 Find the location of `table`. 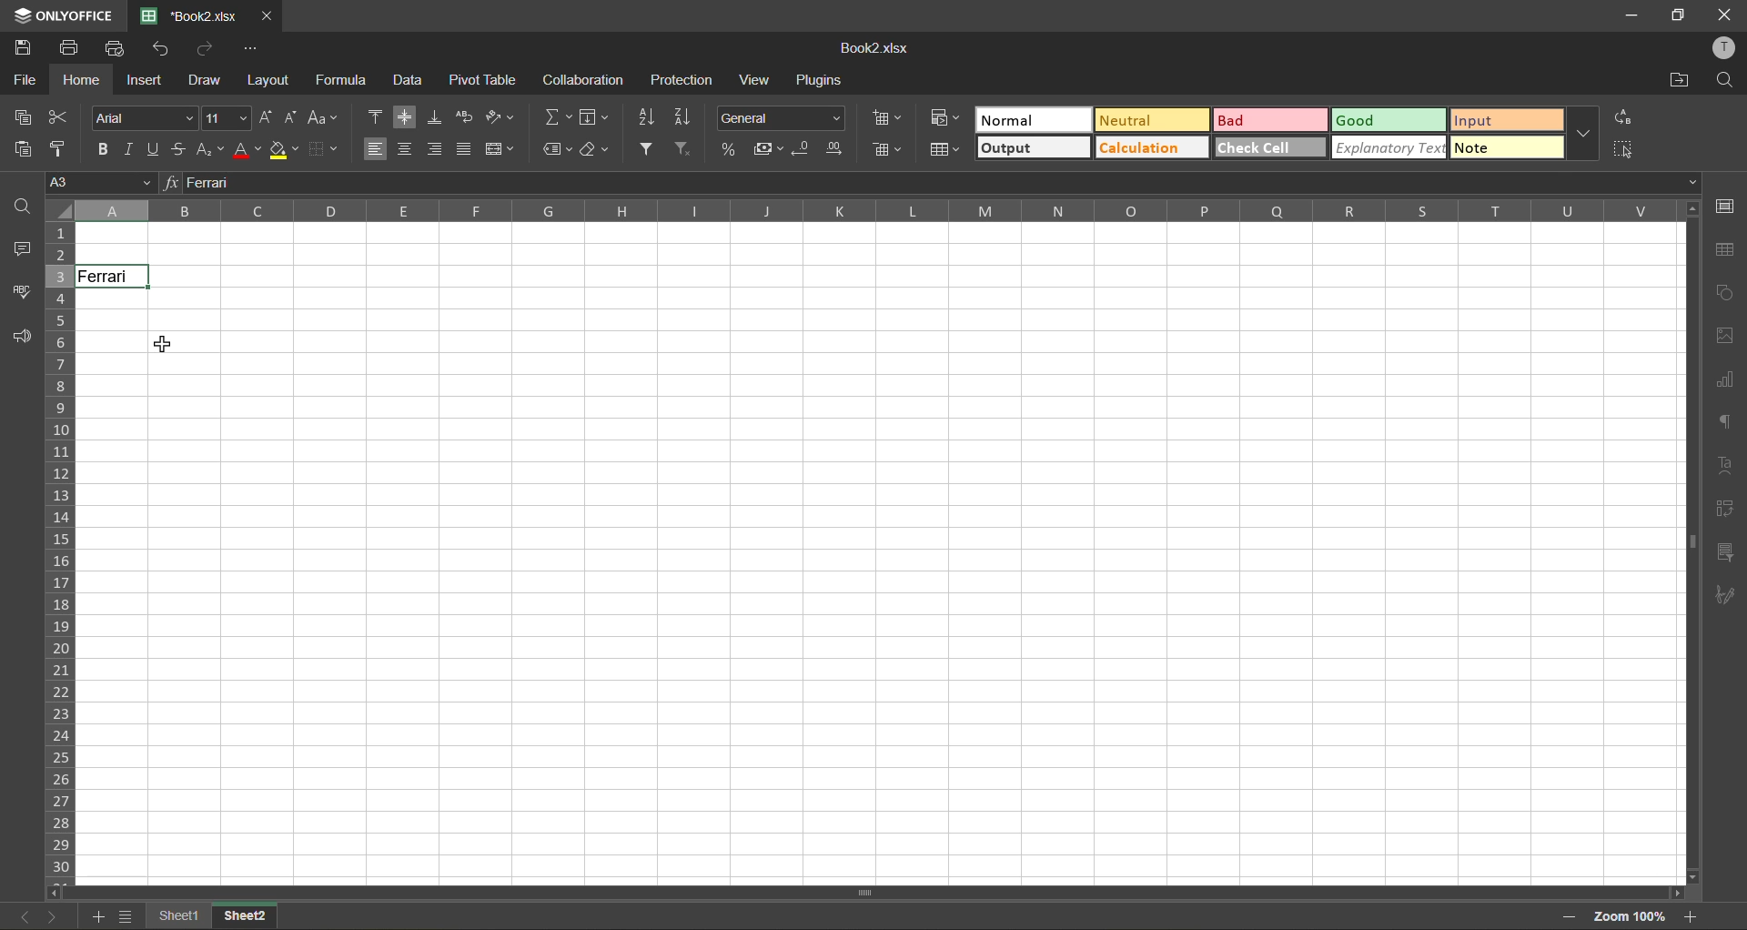

table is located at coordinates (1726, 252).